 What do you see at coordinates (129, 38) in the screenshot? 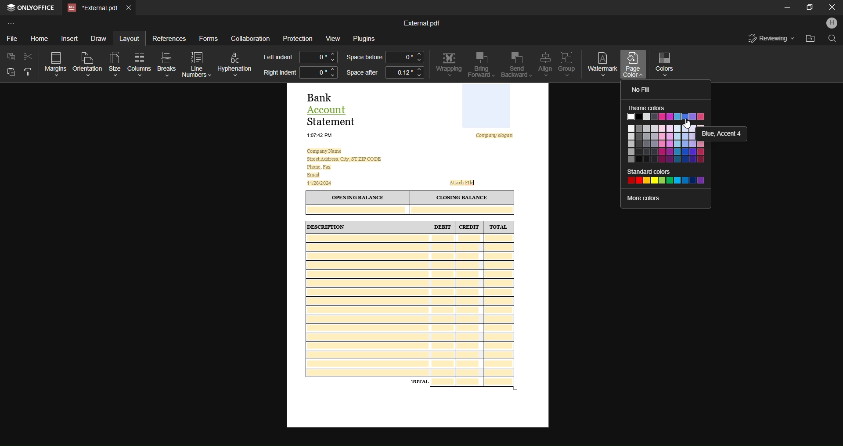
I see `Layout` at bounding box center [129, 38].